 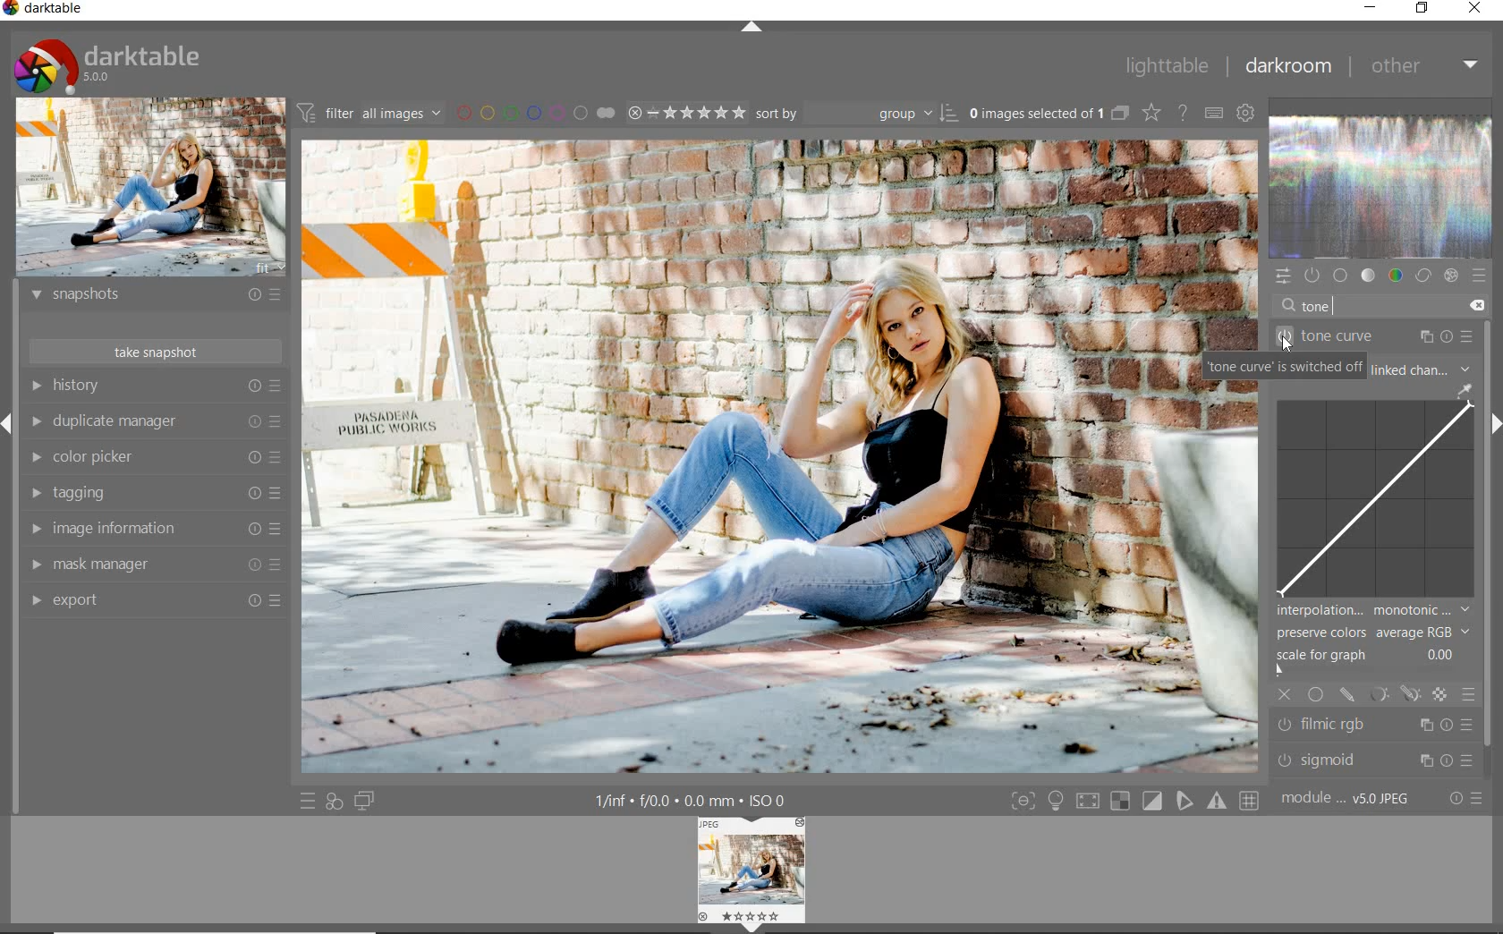 What do you see at coordinates (780, 457) in the screenshot?
I see `selected image` at bounding box center [780, 457].